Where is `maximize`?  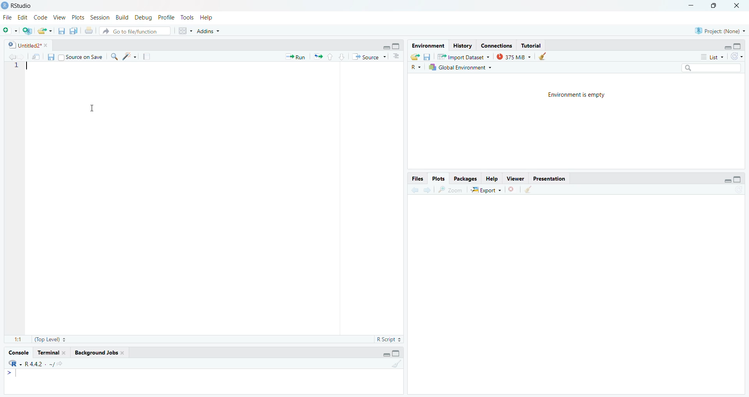
maximize is located at coordinates (713, 7).